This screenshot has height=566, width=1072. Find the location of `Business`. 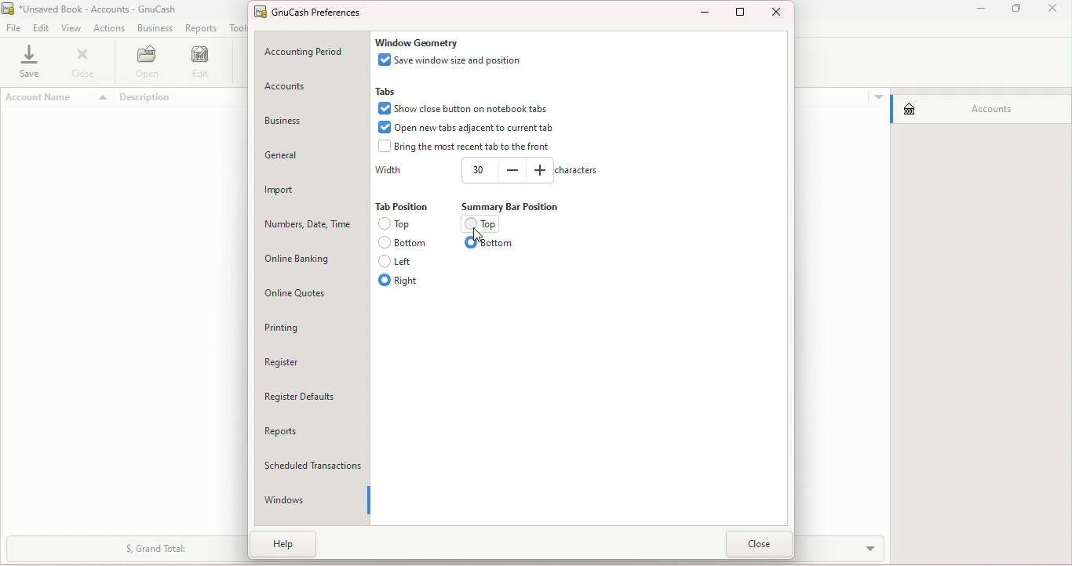

Business is located at coordinates (152, 28).